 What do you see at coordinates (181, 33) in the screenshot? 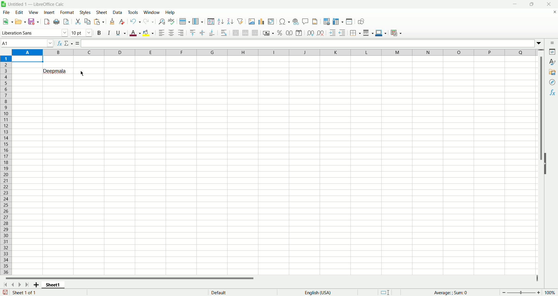
I see `align right` at bounding box center [181, 33].